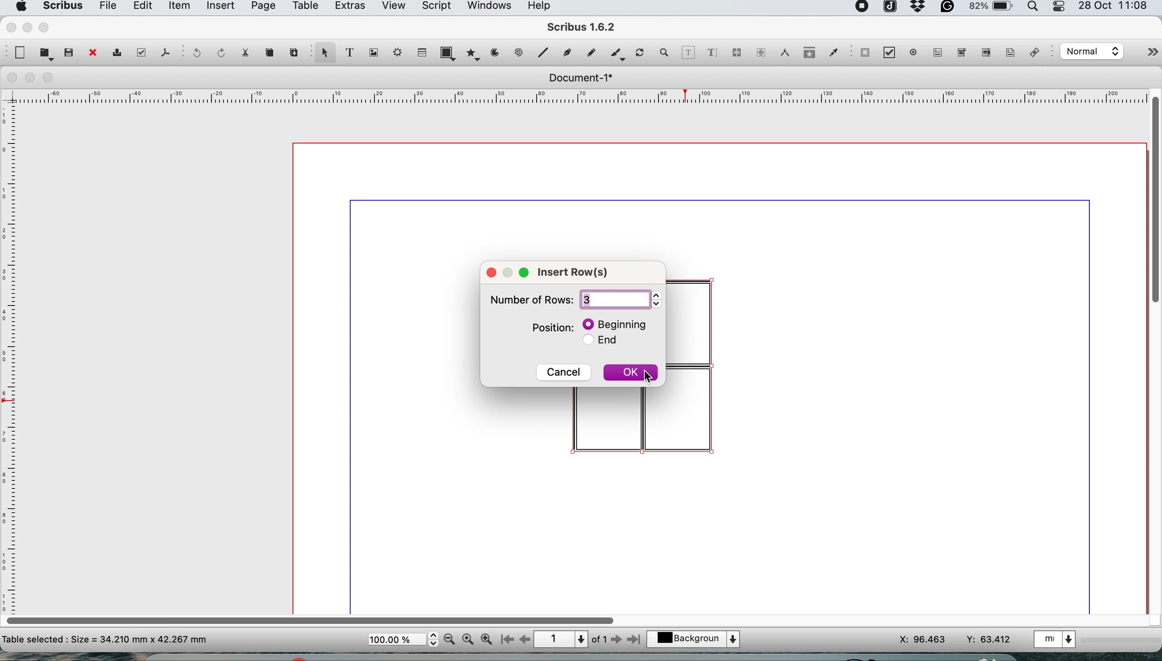 The width and height of the screenshot is (1162, 661). I want to click on calligraphic line, so click(616, 55).